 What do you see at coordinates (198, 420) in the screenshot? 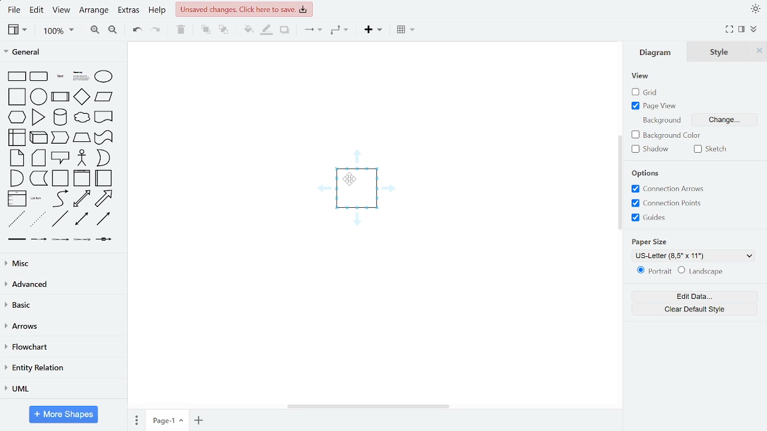
I see `add page` at bounding box center [198, 420].